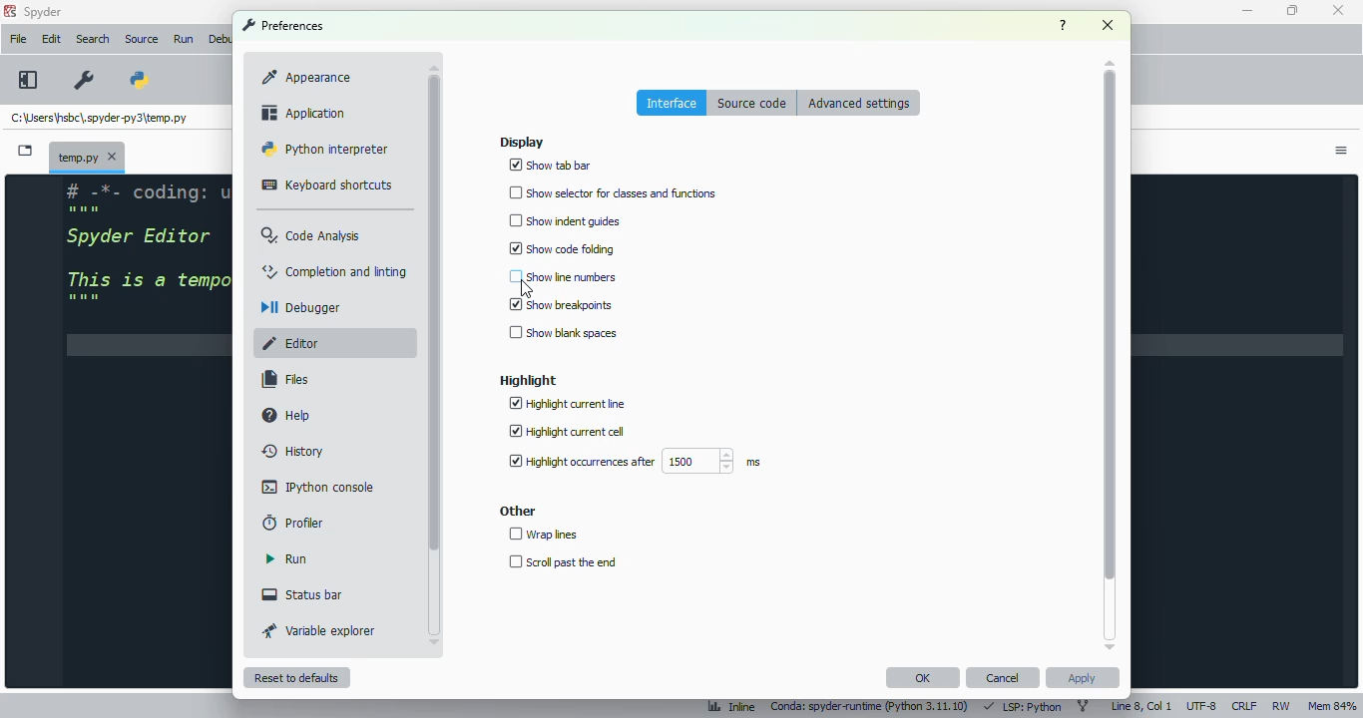  Describe the element at coordinates (562, 247) in the screenshot. I see `show code folding` at that location.